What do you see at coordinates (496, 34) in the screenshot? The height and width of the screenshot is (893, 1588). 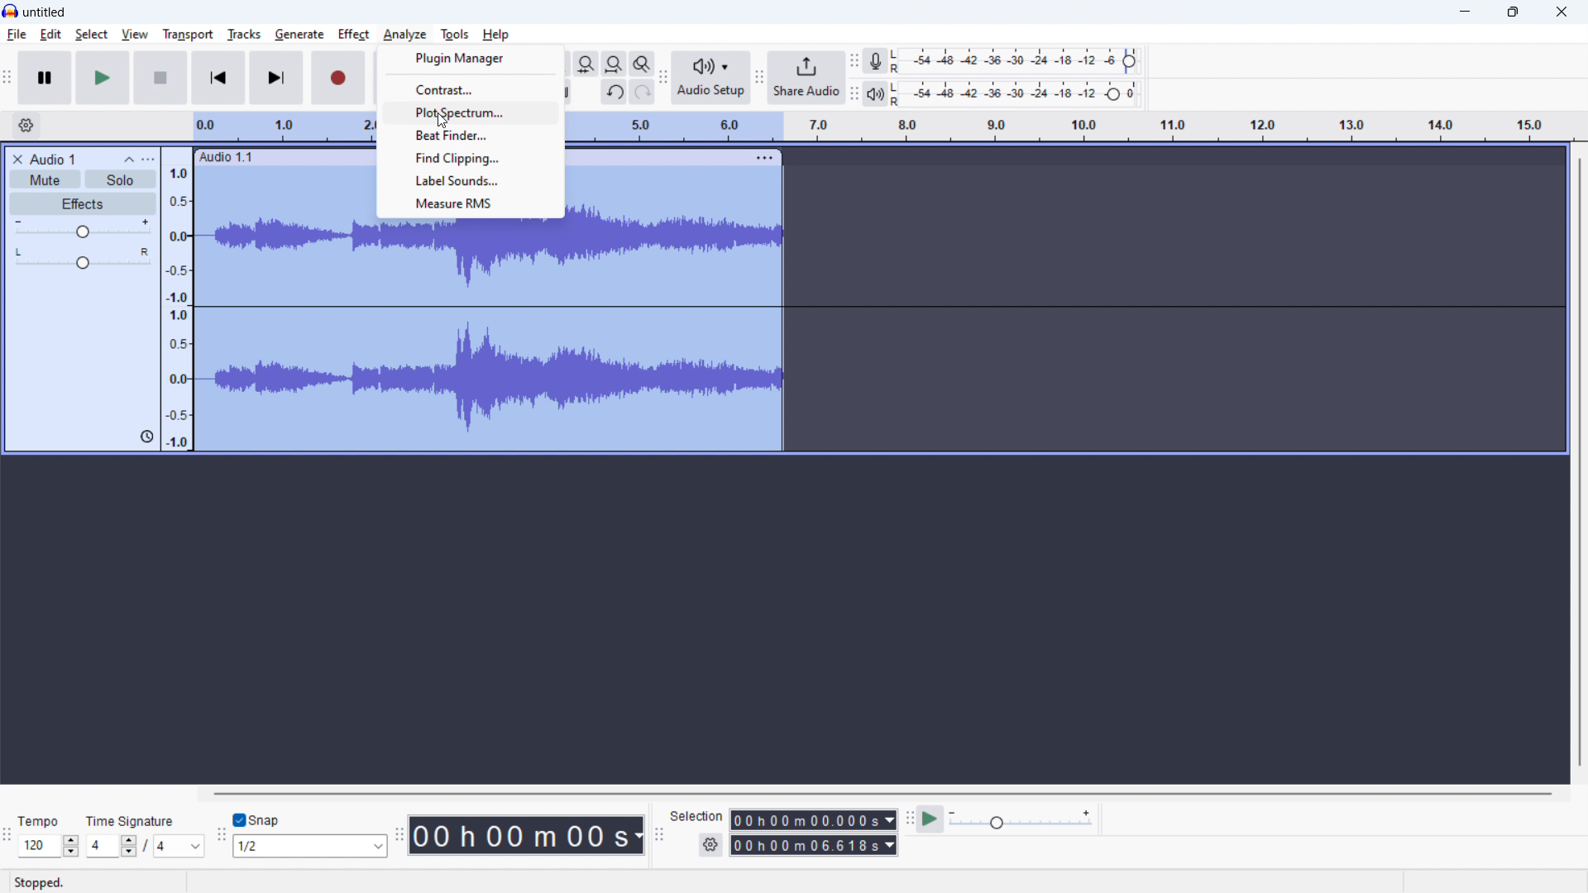 I see `help` at bounding box center [496, 34].